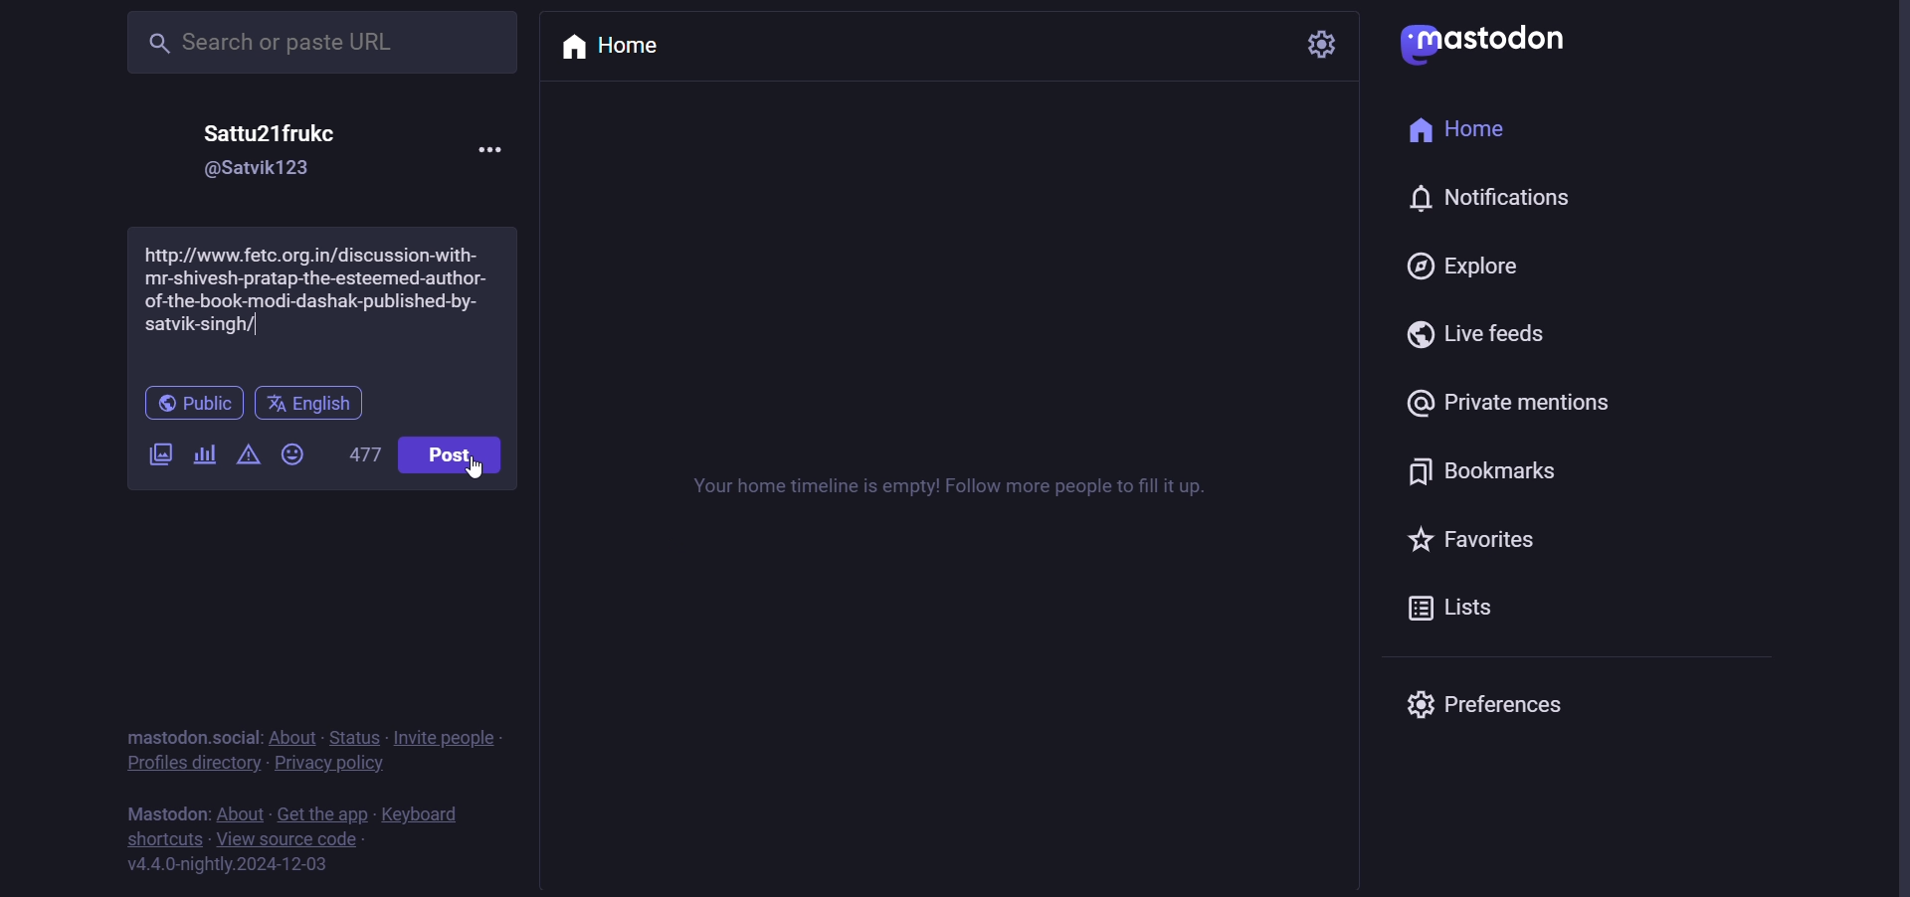  Describe the element at coordinates (189, 403) in the screenshot. I see `public` at that location.